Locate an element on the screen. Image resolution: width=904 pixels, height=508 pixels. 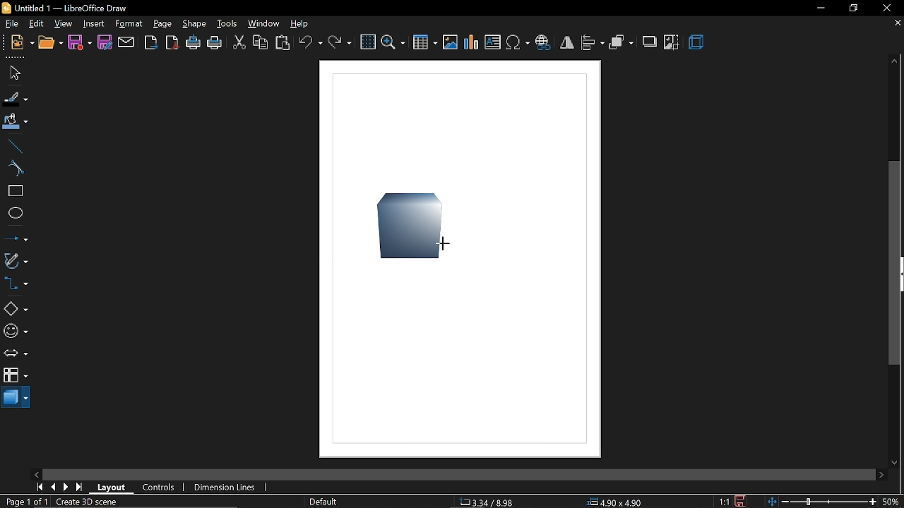
current zoom is located at coordinates (892, 502).